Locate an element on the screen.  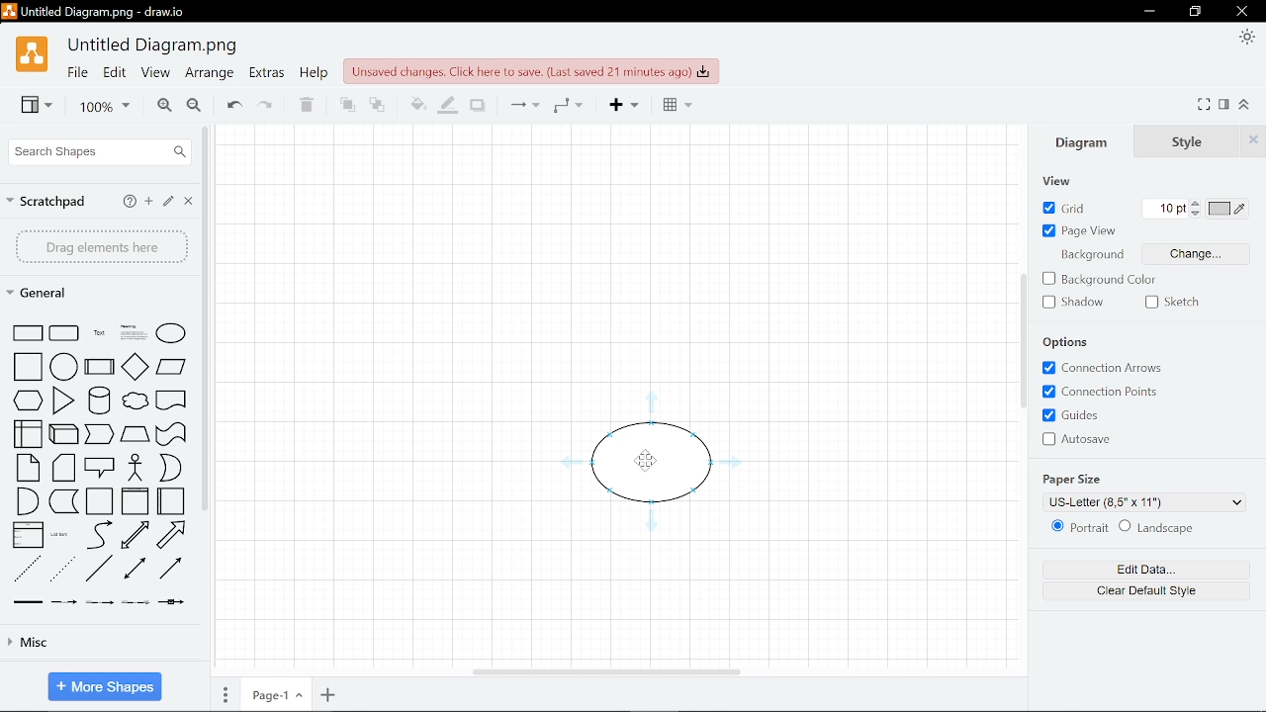
Undo is located at coordinates (230, 103).